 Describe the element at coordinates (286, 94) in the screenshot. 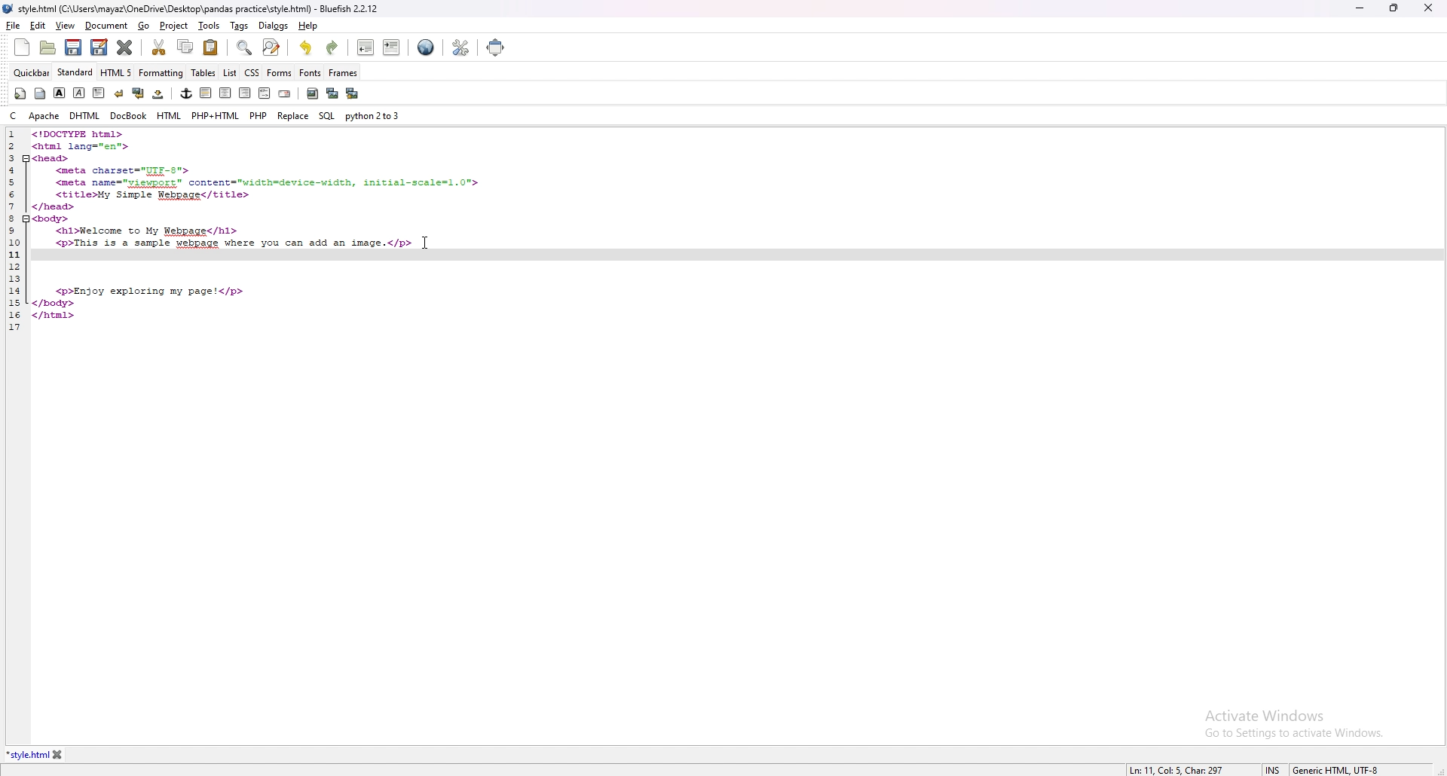

I see `email` at that location.